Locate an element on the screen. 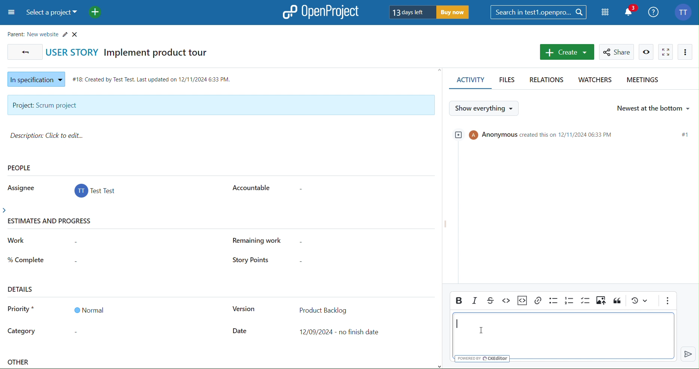 This screenshot has width=699, height=369. ( @ Anonymous created this on 12/11/2024 06:33 PM is located at coordinates (536, 134).